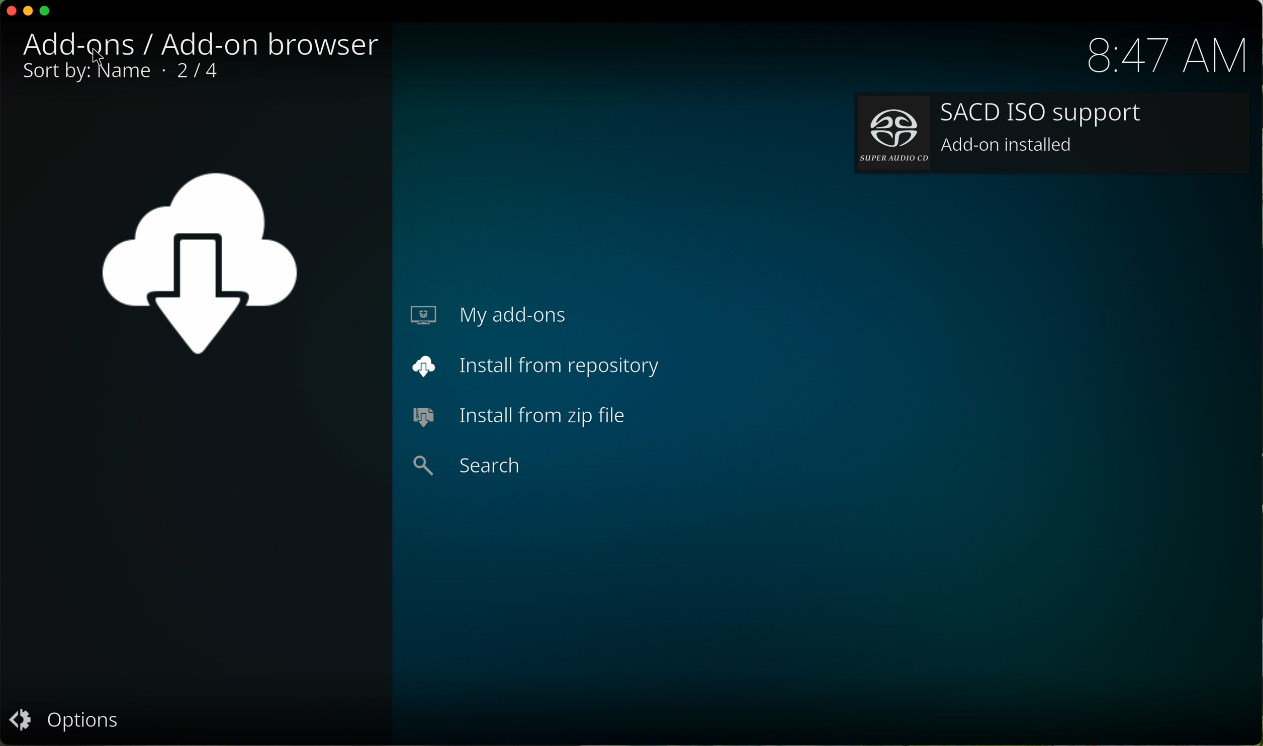 Image resolution: width=1263 pixels, height=746 pixels. Describe the element at coordinates (474, 464) in the screenshot. I see `search` at that location.